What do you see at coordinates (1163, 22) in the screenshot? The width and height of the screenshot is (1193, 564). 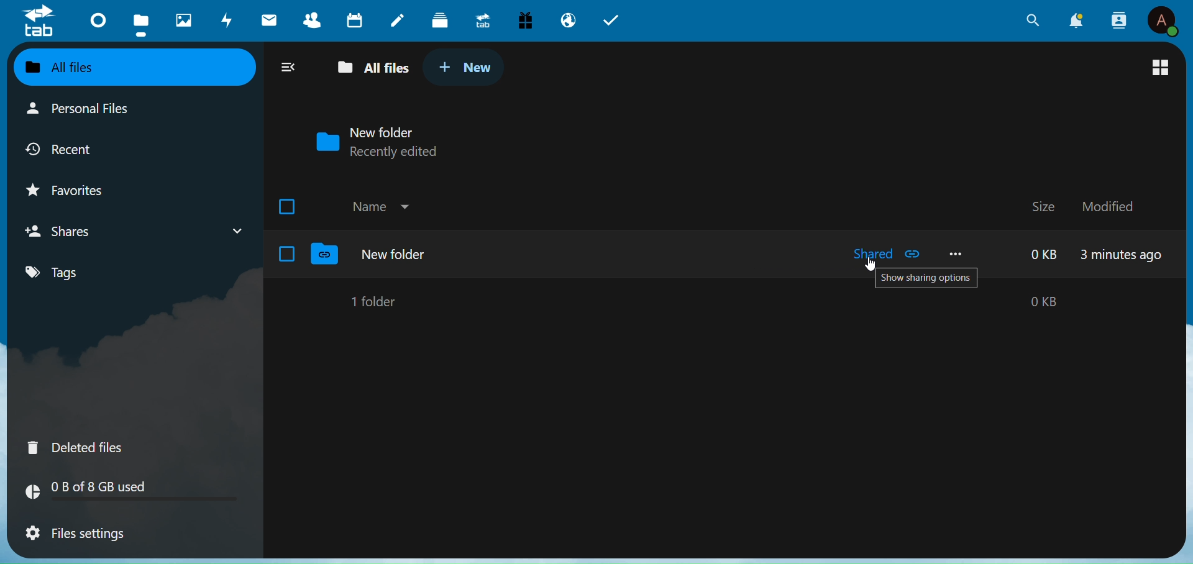 I see `Profile` at bounding box center [1163, 22].